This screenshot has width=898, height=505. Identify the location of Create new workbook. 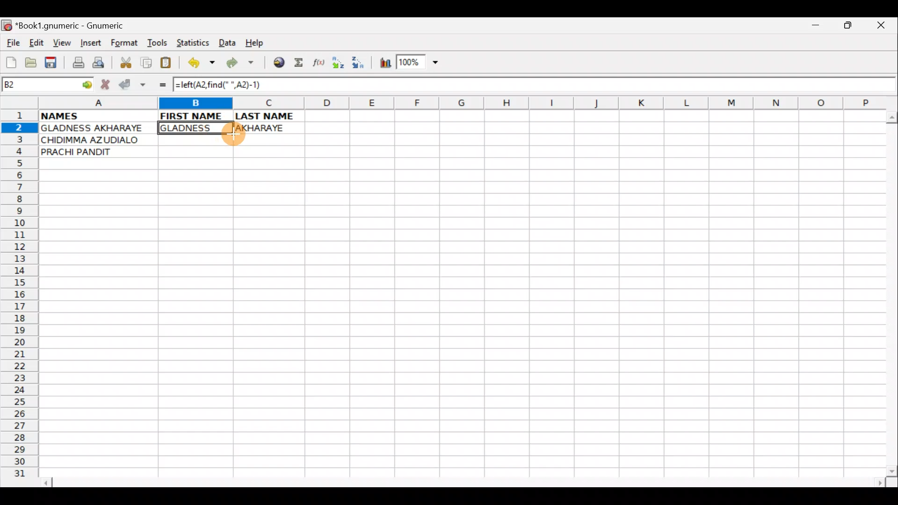
(10, 61).